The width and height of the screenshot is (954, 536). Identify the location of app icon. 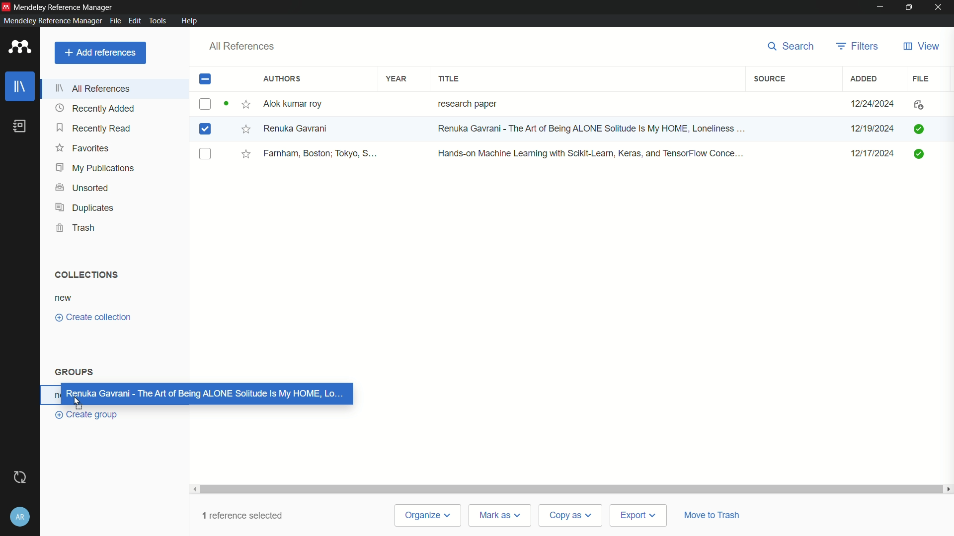
(6, 5).